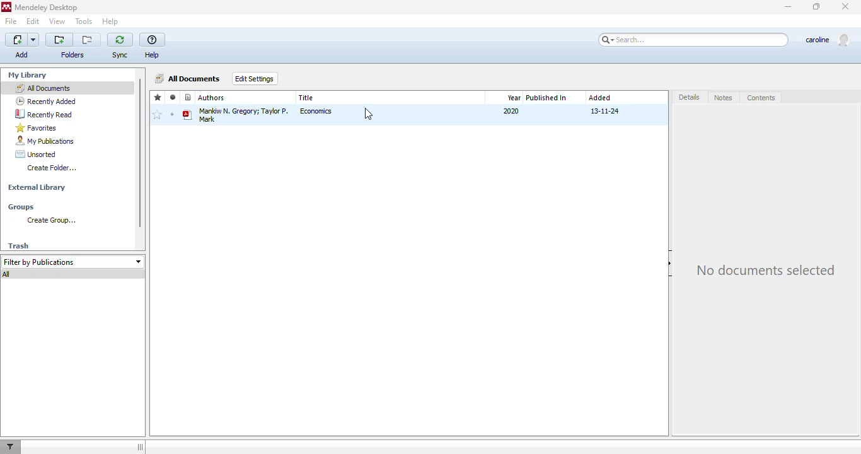 The image size is (861, 454). What do you see at coordinates (23, 40) in the screenshot?
I see `add` at bounding box center [23, 40].